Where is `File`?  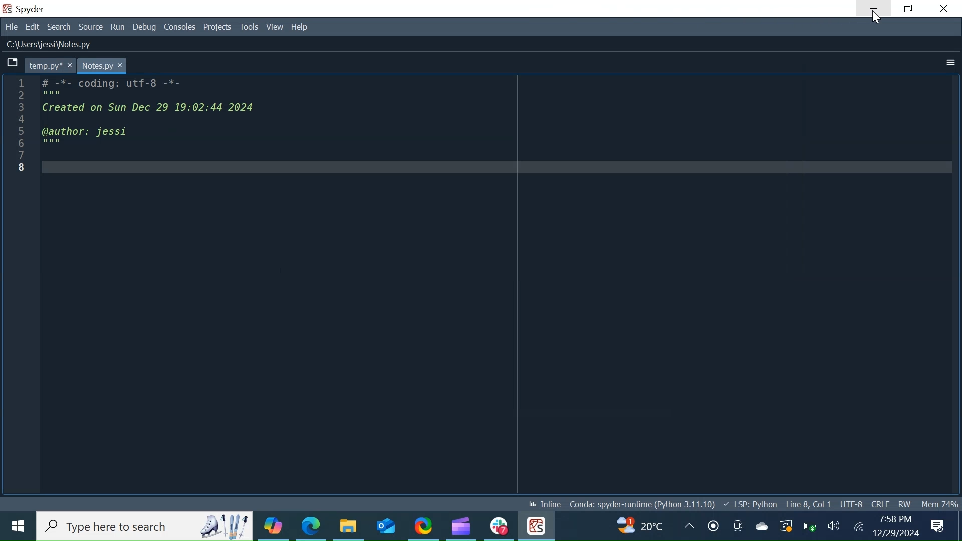 File is located at coordinates (13, 27).